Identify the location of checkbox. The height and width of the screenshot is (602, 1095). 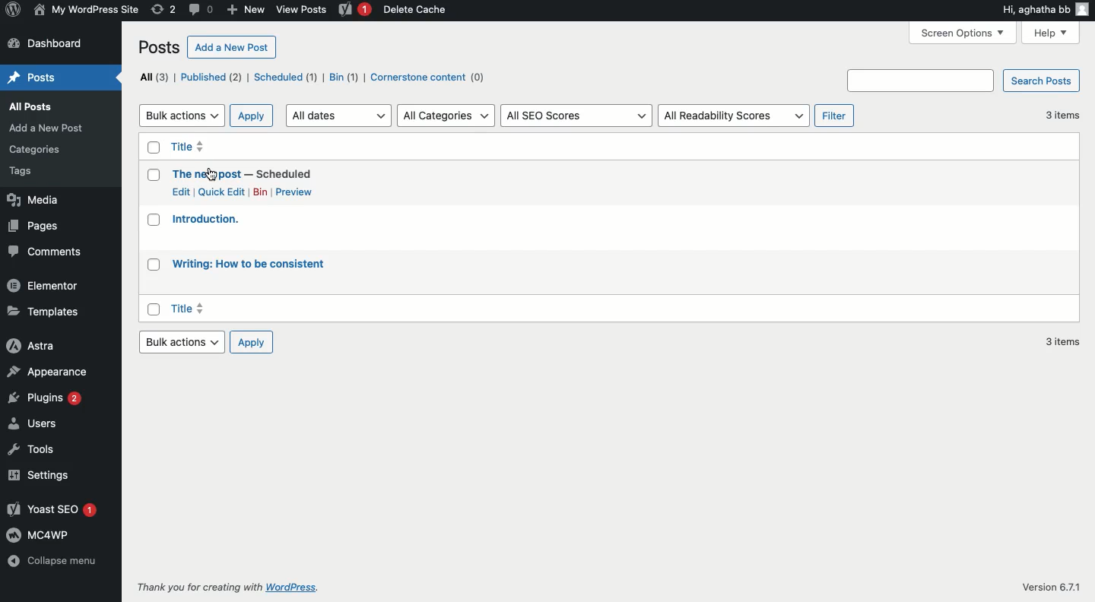
(154, 220).